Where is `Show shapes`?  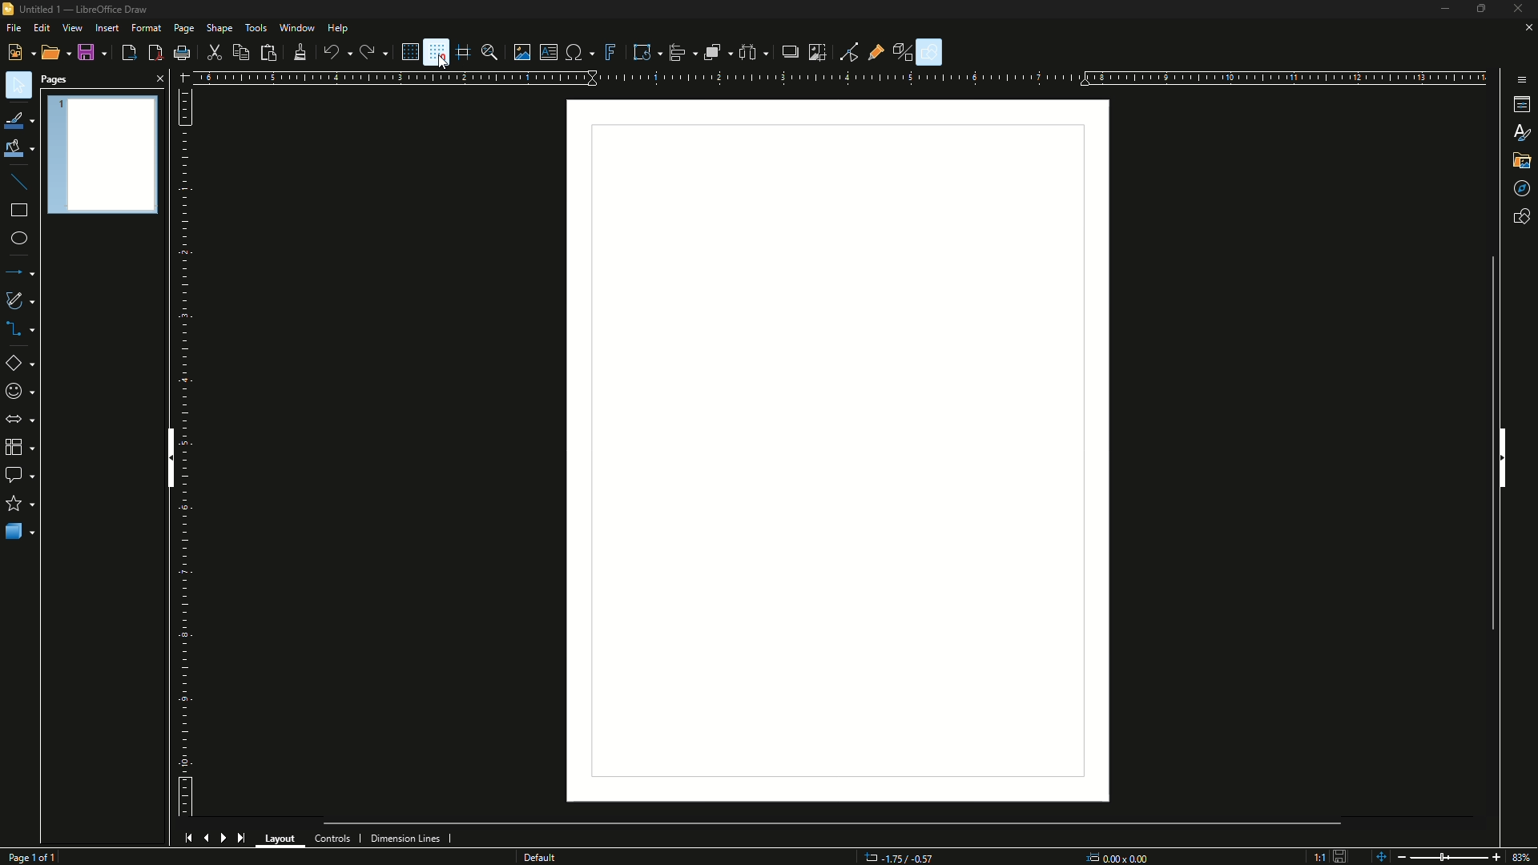
Show shapes is located at coordinates (1520, 215).